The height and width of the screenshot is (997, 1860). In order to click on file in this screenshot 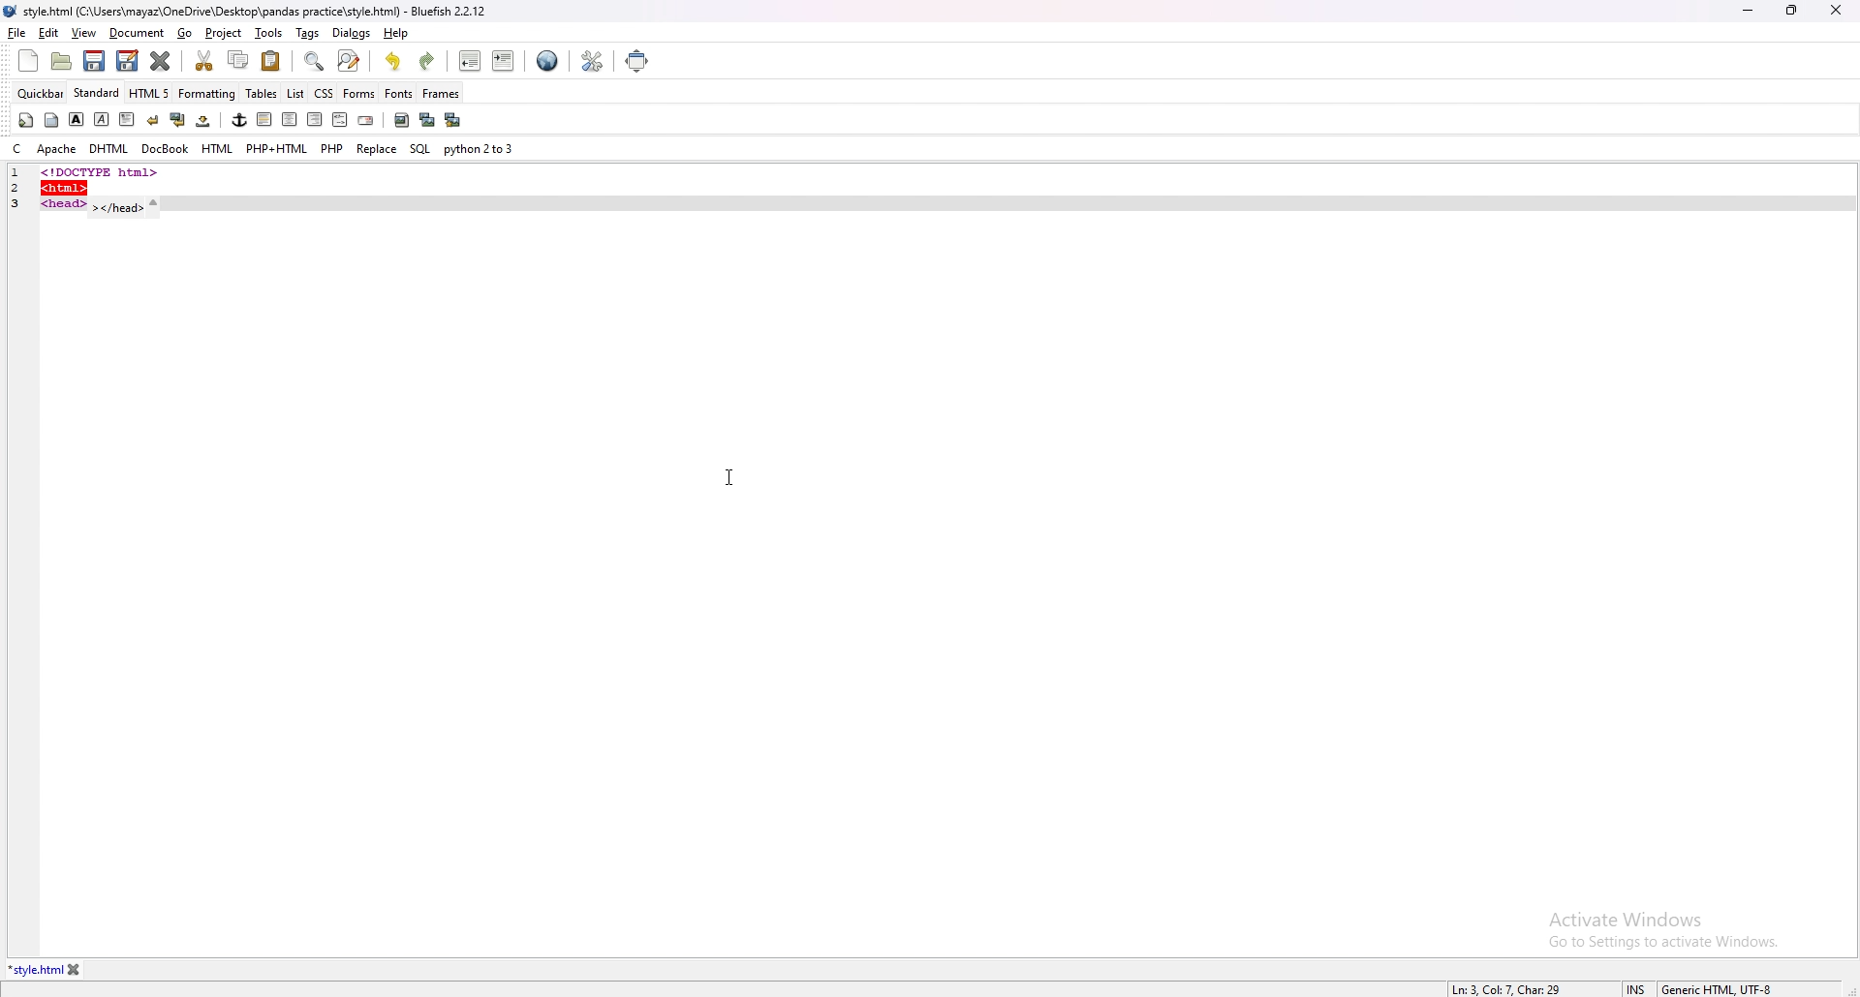, I will do `click(17, 32)`.